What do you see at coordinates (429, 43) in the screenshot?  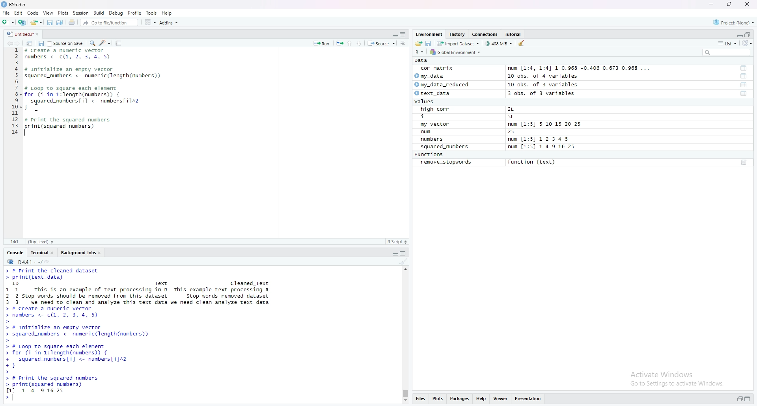 I see `save workspace` at bounding box center [429, 43].